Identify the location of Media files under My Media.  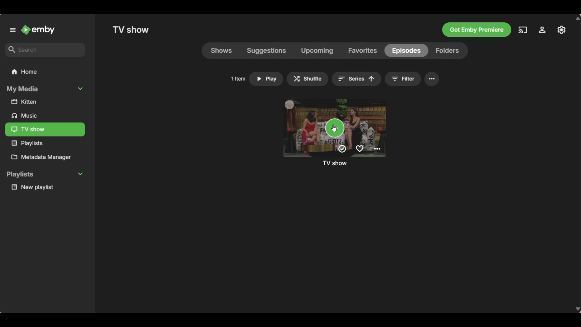
(46, 103).